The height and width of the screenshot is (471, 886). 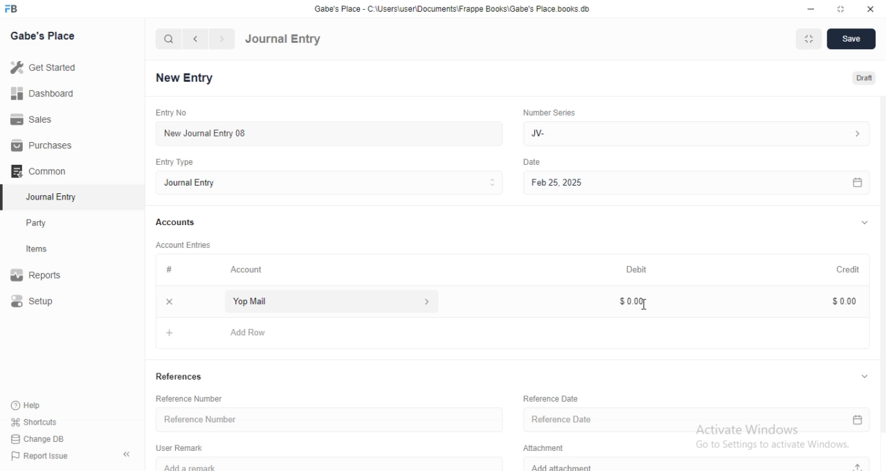 What do you see at coordinates (177, 223) in the screenshot?
I see `Accounts` at bounding box center [177, 223].